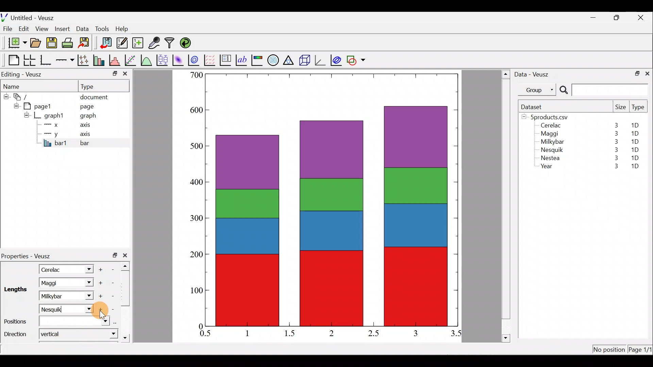  Describe the element at coordinates (125, 75) in the screenshot. I see `close` at that location.